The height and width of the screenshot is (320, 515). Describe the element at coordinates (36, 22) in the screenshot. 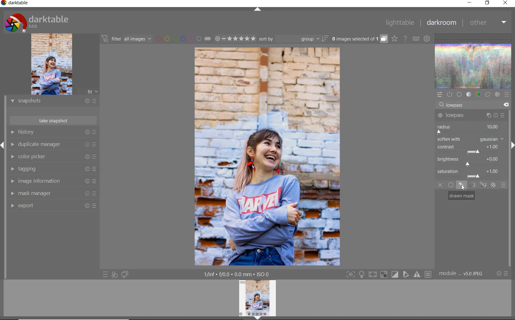

I see `system logo` at that location.